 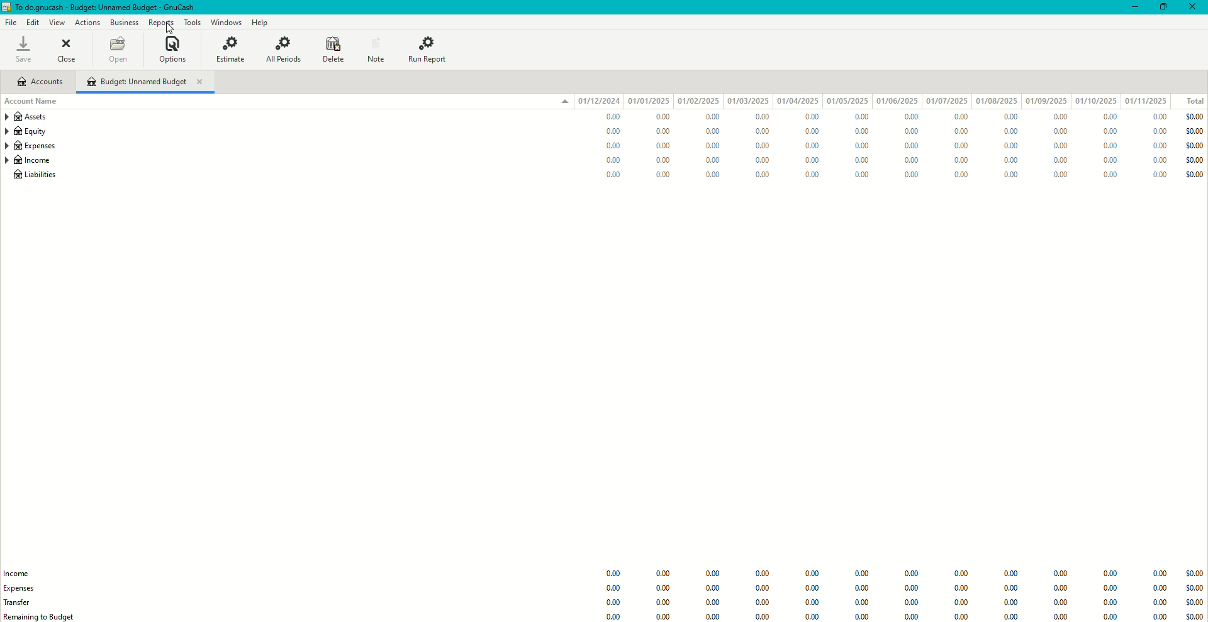 What do you see at coordinates (911, 175) in the screenshot?
I see `0.00` at bounding box center [911, 175].